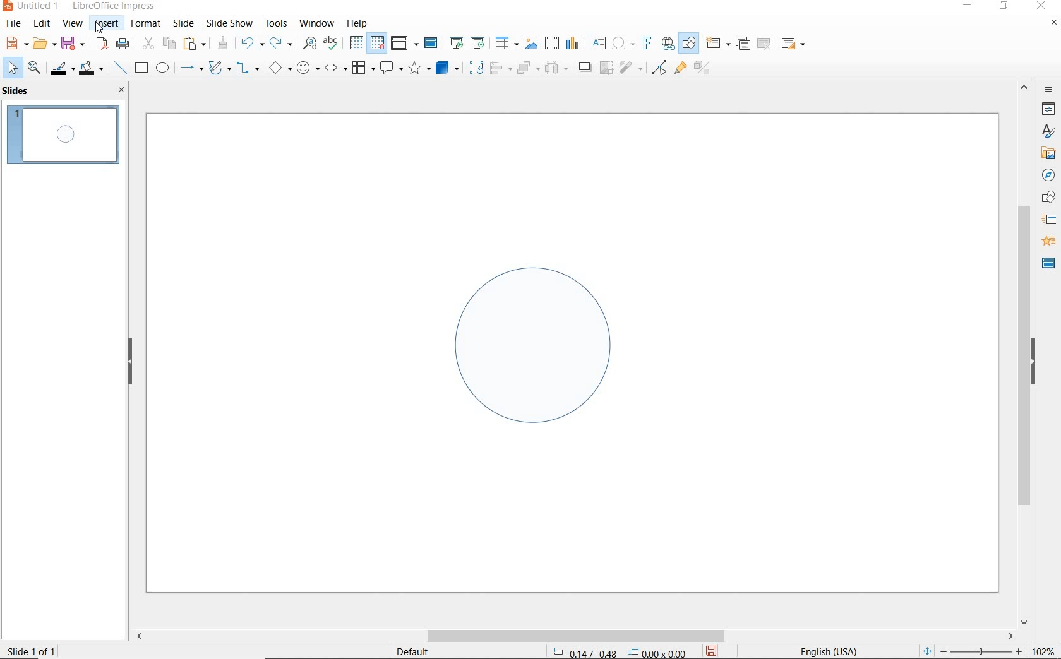  What do you see at coordinates (280, 43) in the screenshot?
I see `redo` at bounding box center [280, 43].